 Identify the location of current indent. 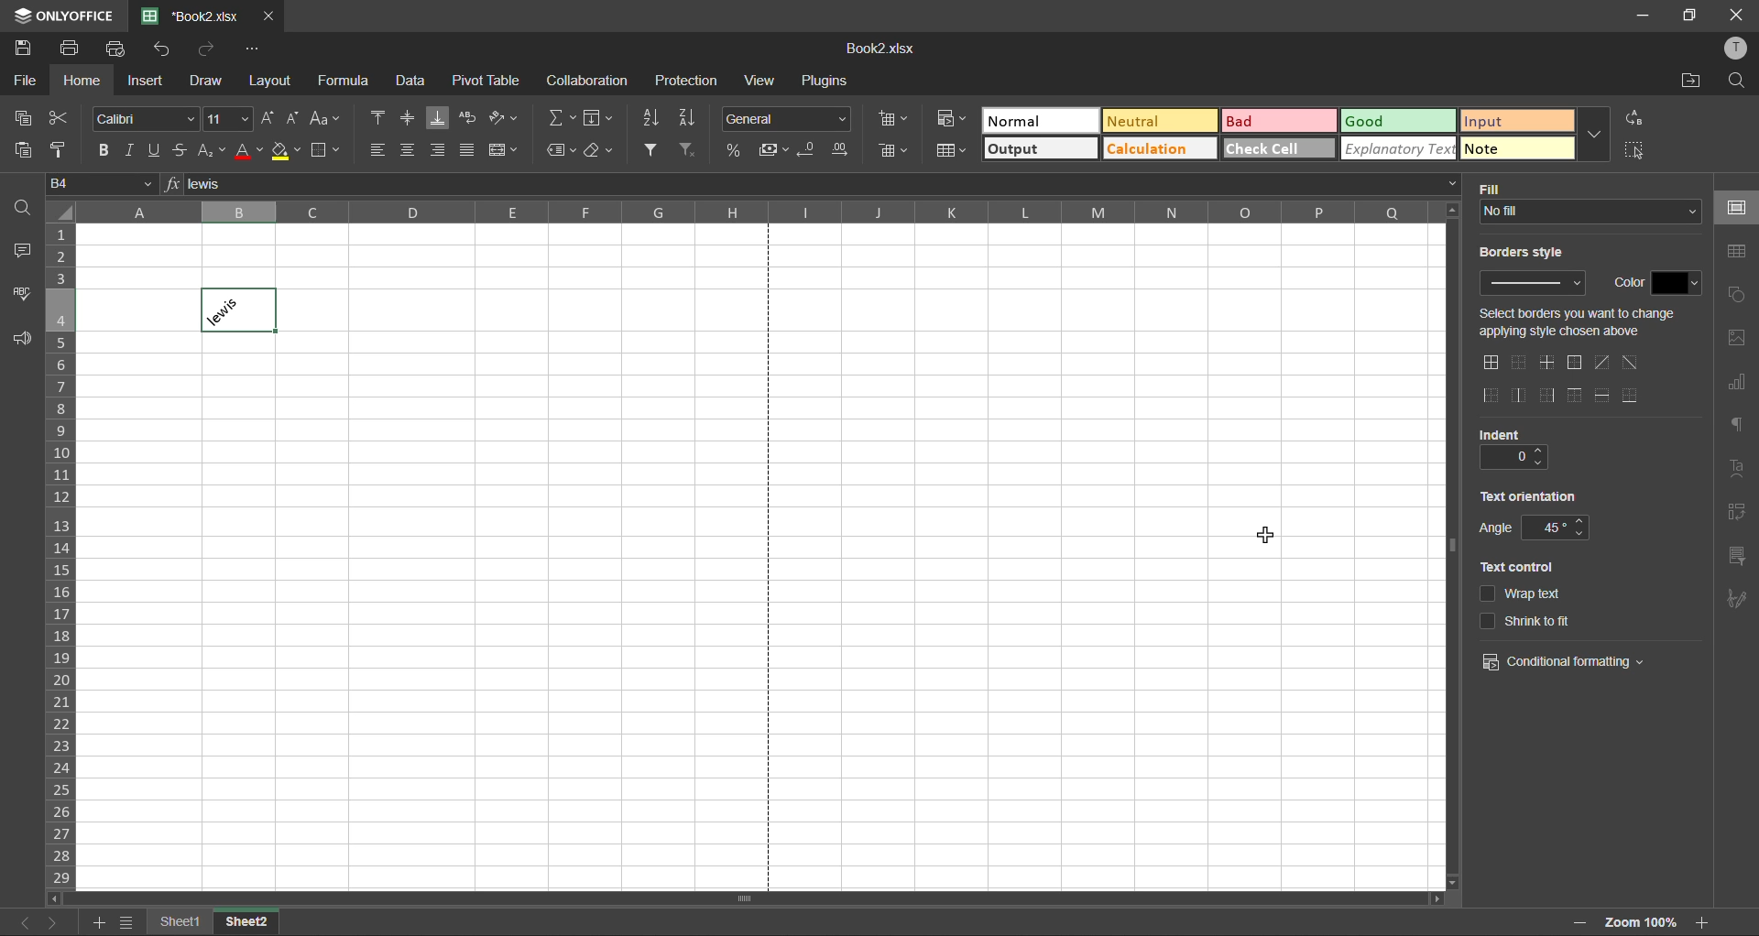
(1504, 458).